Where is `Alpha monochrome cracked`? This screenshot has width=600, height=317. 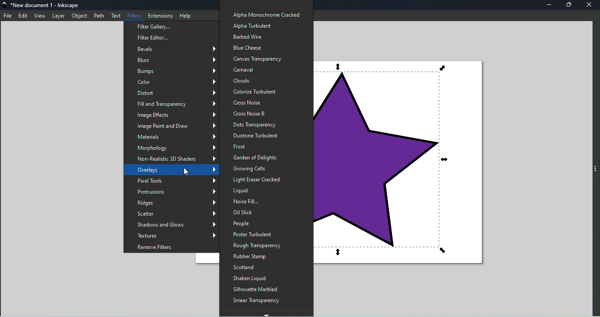 Alpha monochrome cracked is located at coordinates (265, 14).